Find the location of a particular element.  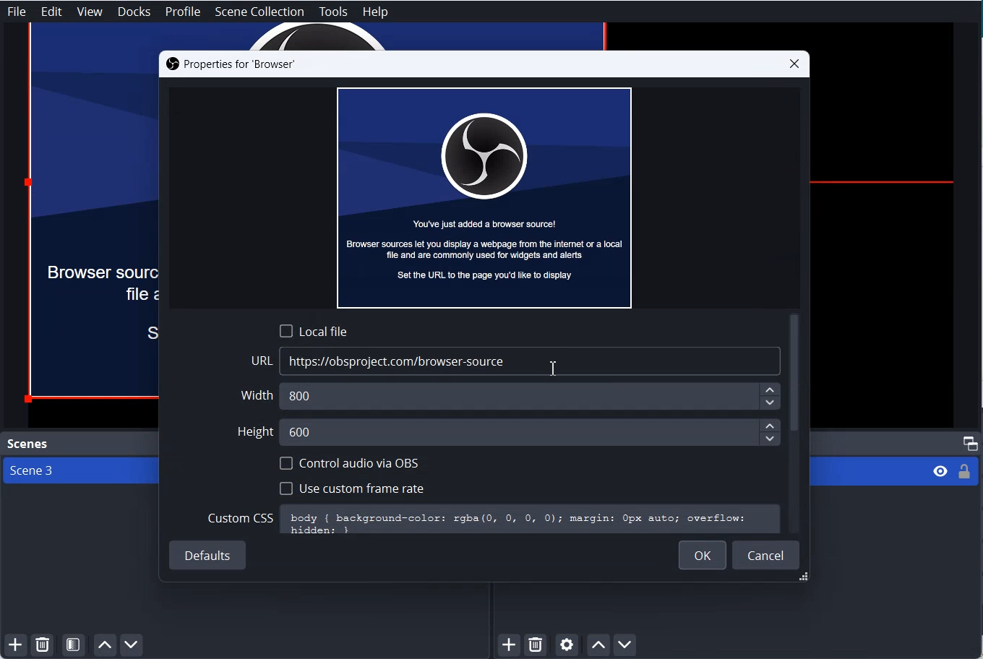

Remove selected Source is located at coordinates (536, 645).